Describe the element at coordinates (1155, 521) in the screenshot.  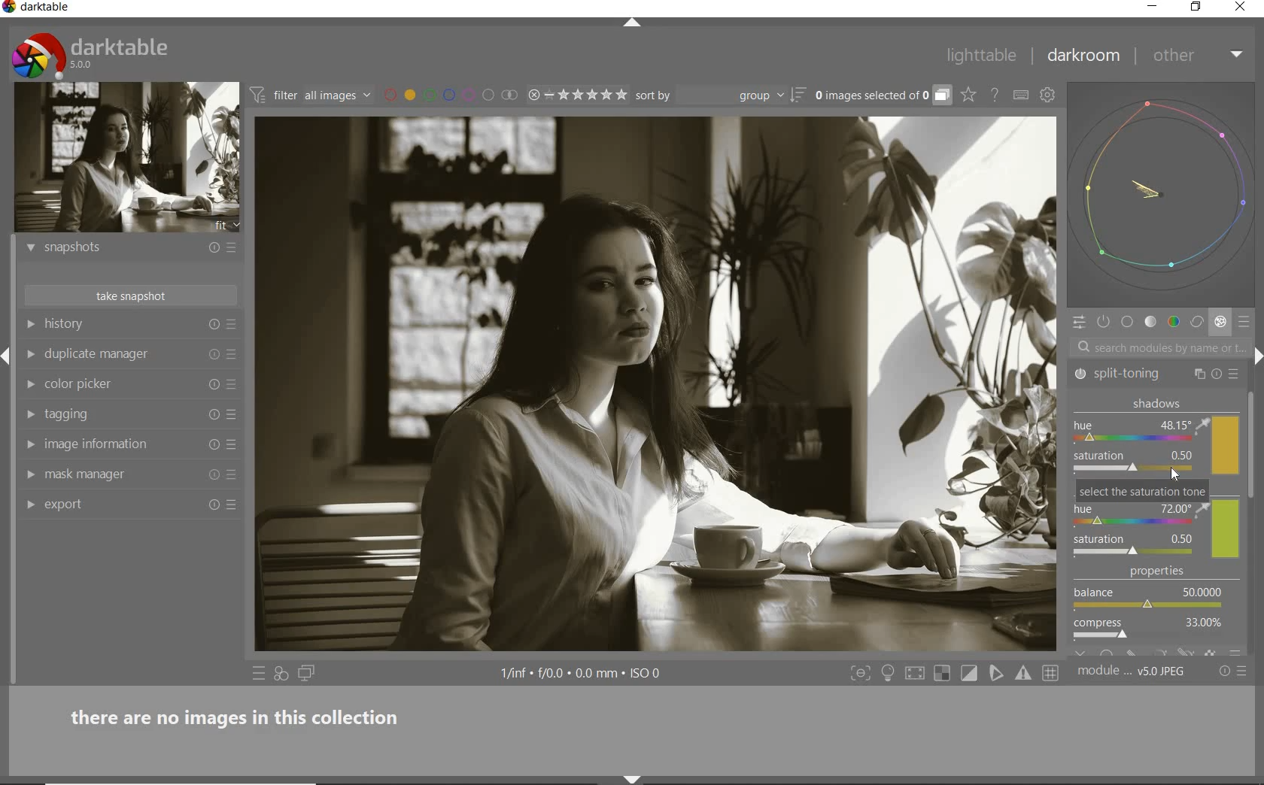
I see `highlights` at that location.